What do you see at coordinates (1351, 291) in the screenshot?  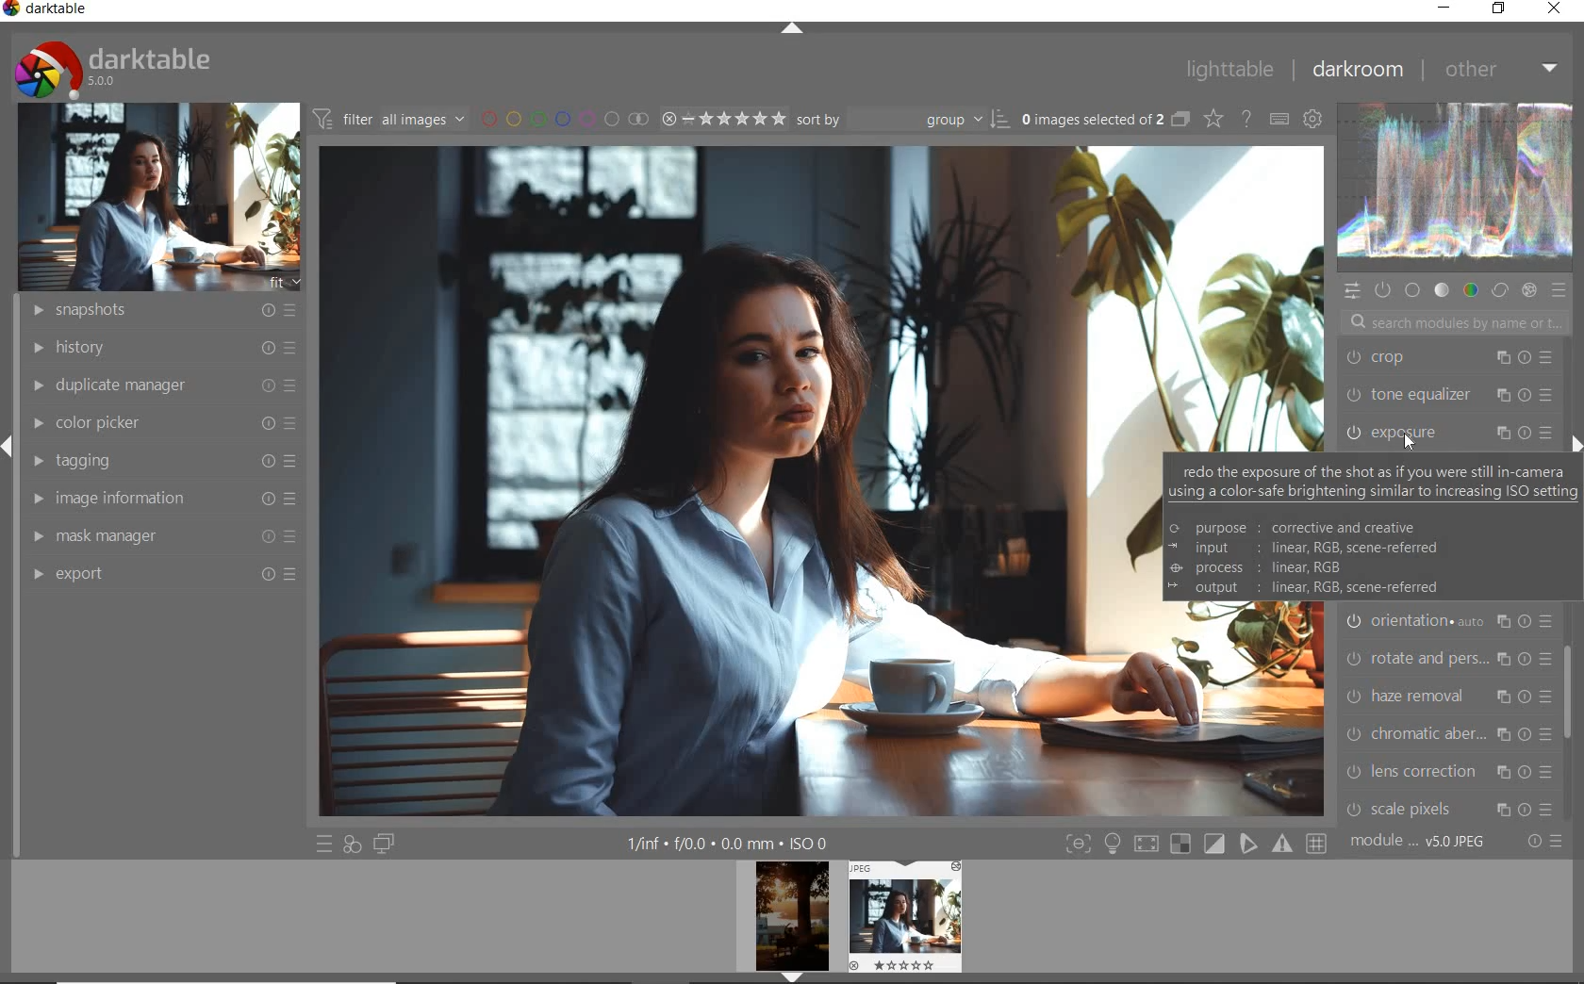 I see `QUICK ACCESS PANEL` at bounding box center [1351, 291].